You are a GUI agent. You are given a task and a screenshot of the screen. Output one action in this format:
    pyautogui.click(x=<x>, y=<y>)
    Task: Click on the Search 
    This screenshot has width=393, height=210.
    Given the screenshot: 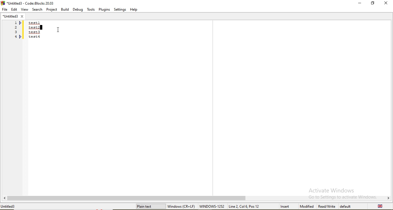 What is the action you would take?
    pyautogui.click(x=37, y=9)
    